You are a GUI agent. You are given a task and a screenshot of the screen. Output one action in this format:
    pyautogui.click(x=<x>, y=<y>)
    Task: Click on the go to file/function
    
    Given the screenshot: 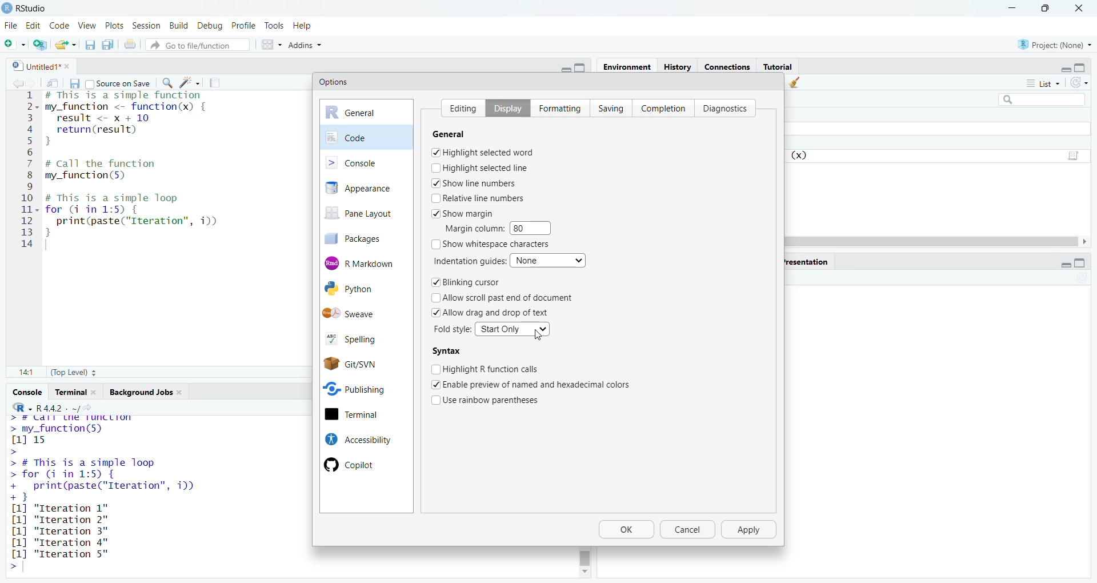 What is the action you would take?
    pyautogui.click(x=198, y=43)
    